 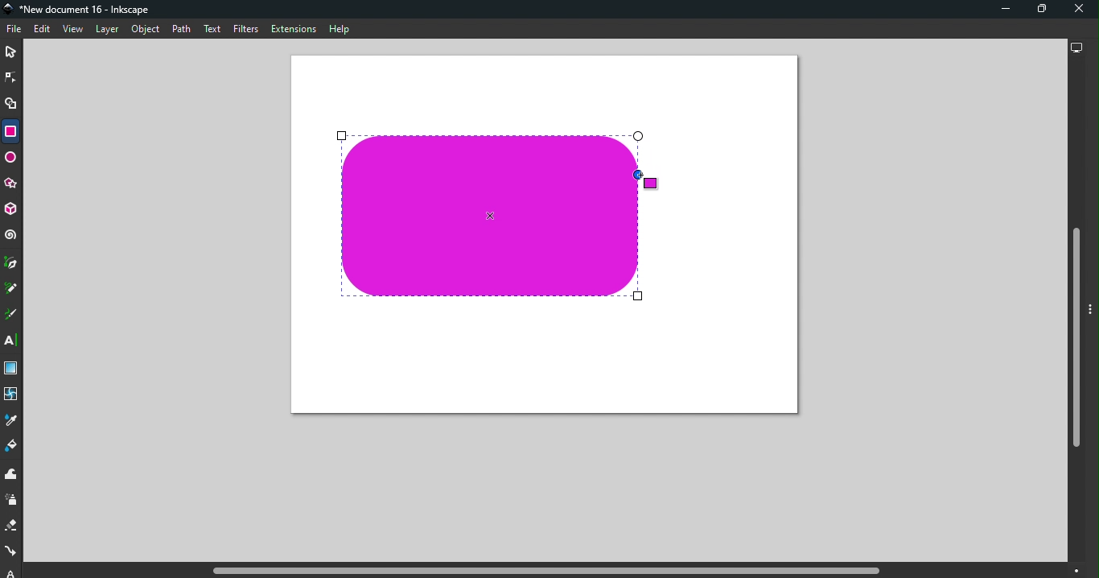 What do you see at coordinates (14, 501) in the screenshot?
I see `Spray tool` at bounding box center [14, 501].